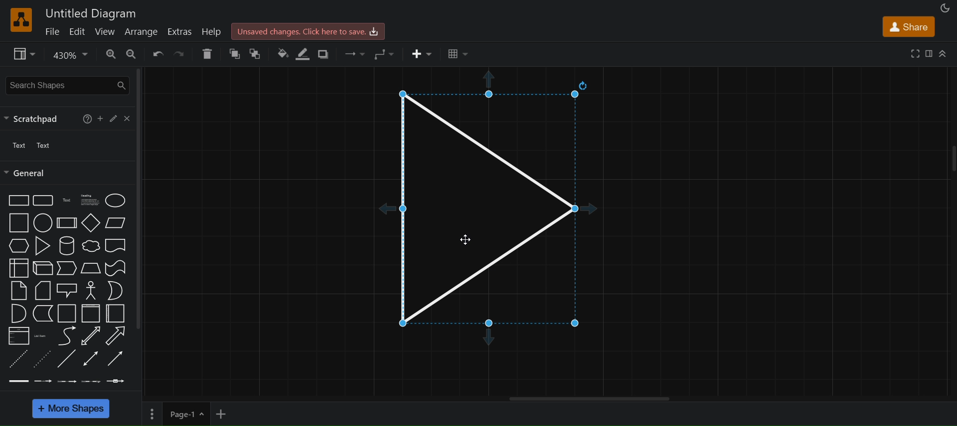  What do you see at coordinates (326, 54) in the screenshot?
I see `shadow` at bounding box center [326, 54].